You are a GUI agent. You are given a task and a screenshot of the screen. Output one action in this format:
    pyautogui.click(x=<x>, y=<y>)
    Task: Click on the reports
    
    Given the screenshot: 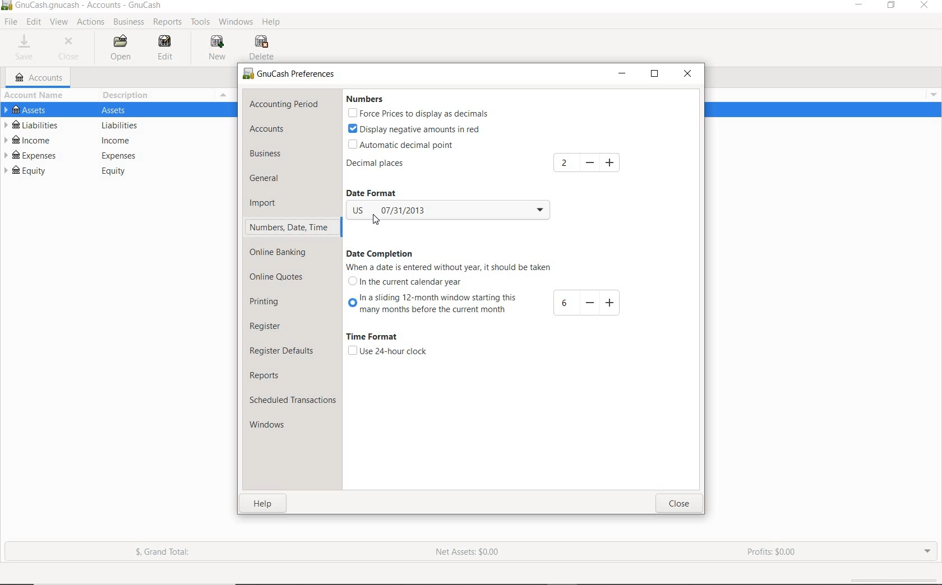 What is the action you would take?
    pyautogui.click(x=277, y=375)
    